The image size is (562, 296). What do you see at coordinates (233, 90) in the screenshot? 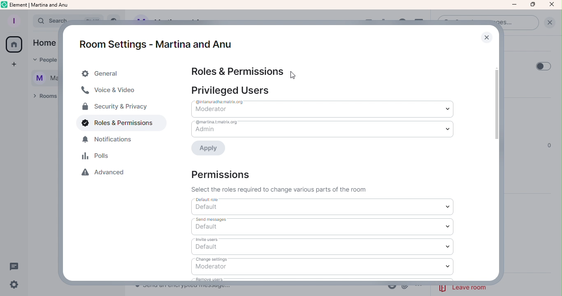
I see `Privileged users` at bounding box center [233, 90].